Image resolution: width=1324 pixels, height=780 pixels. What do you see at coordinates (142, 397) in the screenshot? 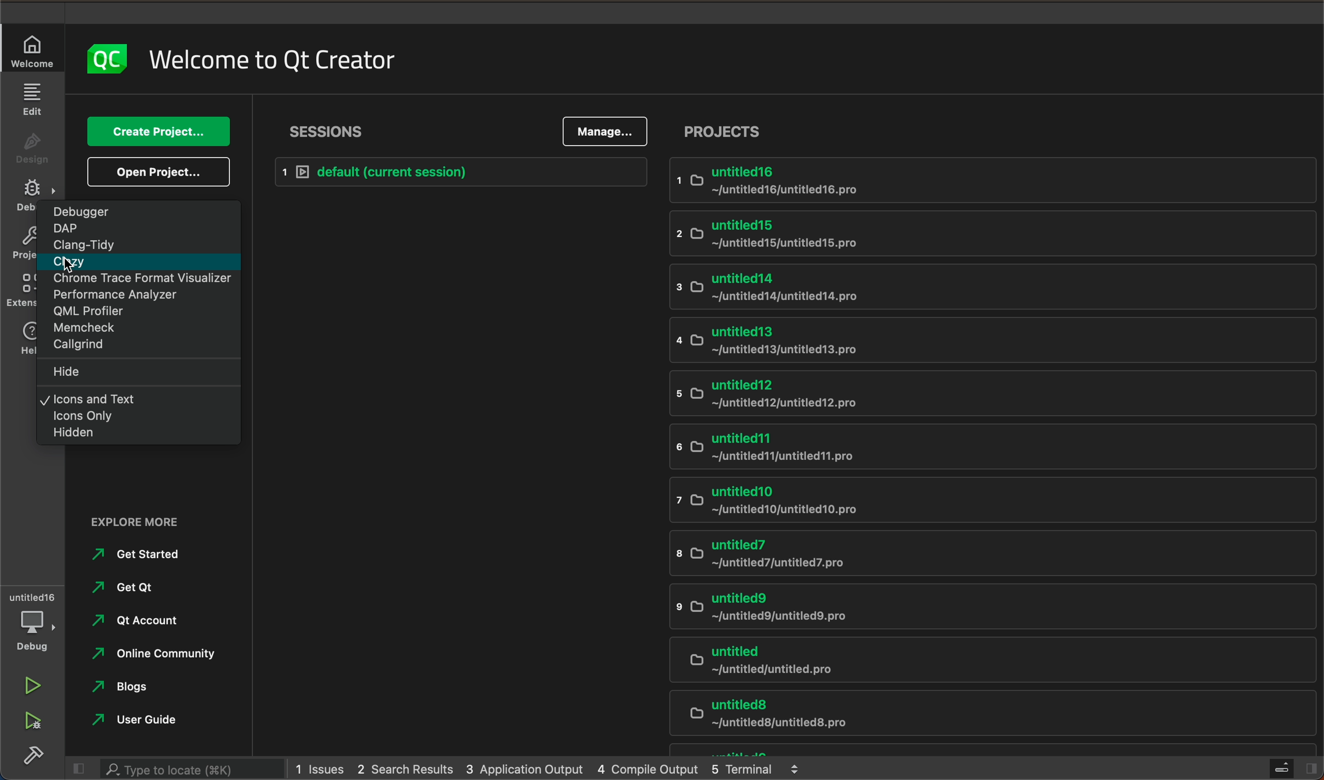
I see `icon and text` at bounding box center [142, 397].